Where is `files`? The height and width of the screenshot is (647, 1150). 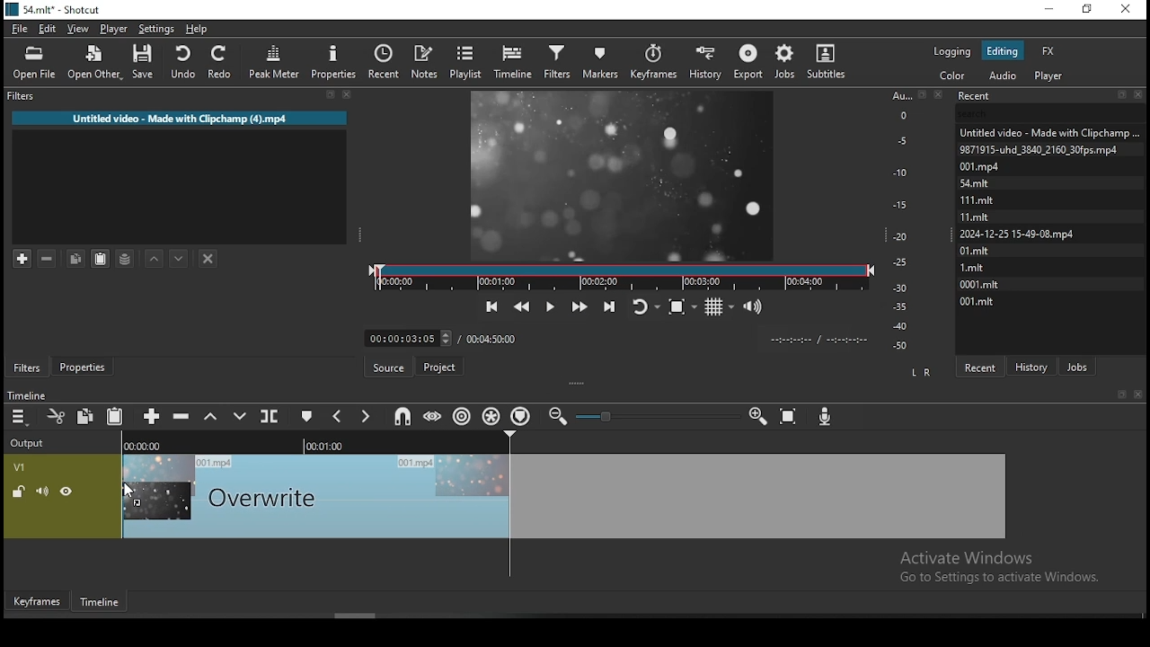 files is located at coordinates (975, 252).